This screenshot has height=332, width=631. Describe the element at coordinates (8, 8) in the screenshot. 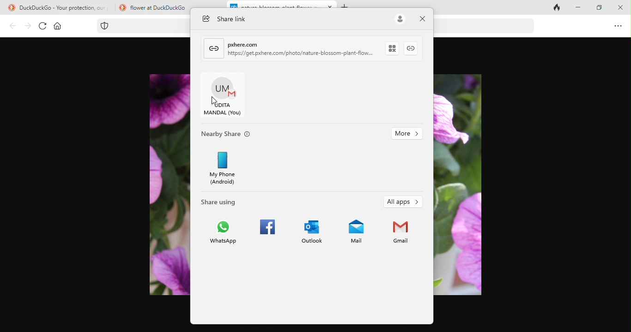

I see `duckduck go logo` at that location.